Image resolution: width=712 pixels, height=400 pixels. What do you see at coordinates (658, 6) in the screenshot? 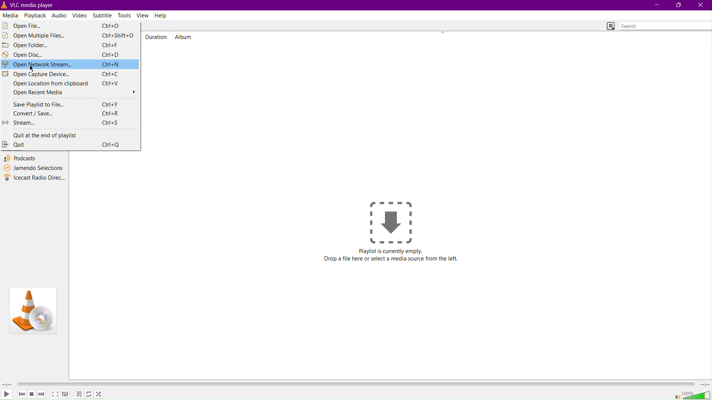
I see `Minimize` at bounding box center [658, 6].